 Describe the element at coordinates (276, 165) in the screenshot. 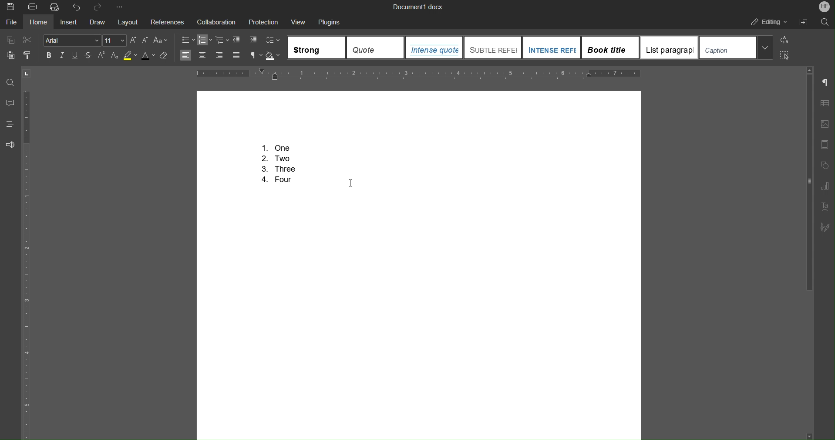

I see `Numbered List` at that location.